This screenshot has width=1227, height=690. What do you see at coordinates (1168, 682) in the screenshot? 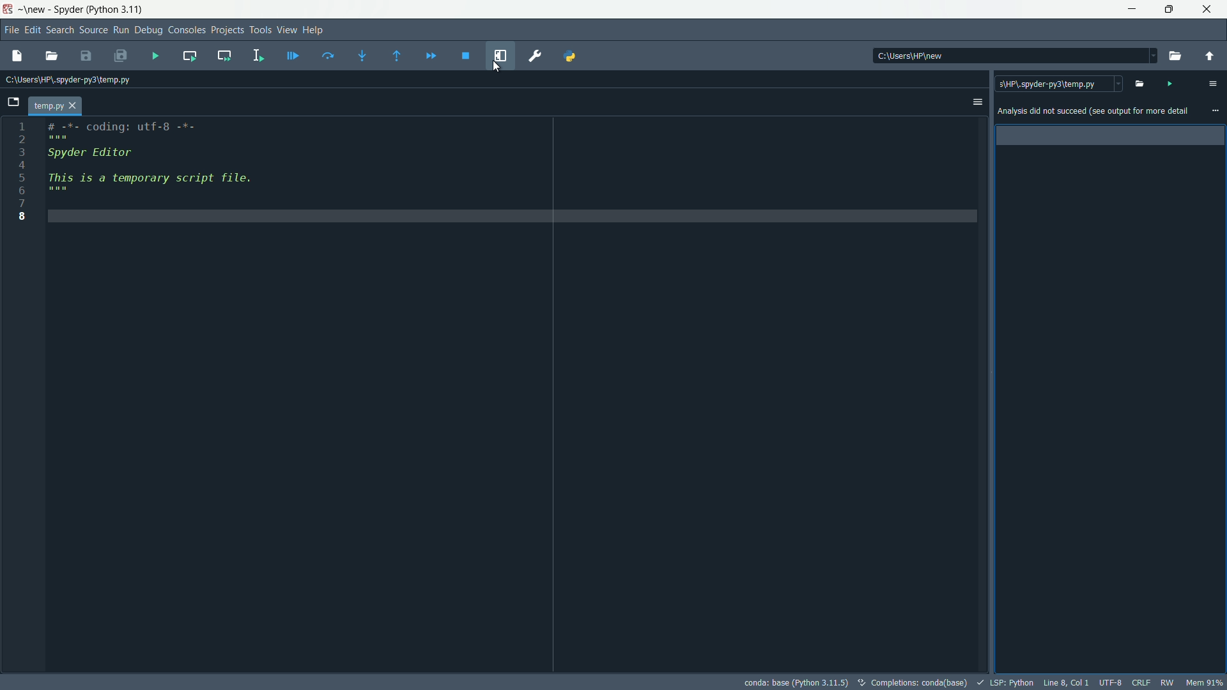
I see `rw` at bounding box center [1168, 682].